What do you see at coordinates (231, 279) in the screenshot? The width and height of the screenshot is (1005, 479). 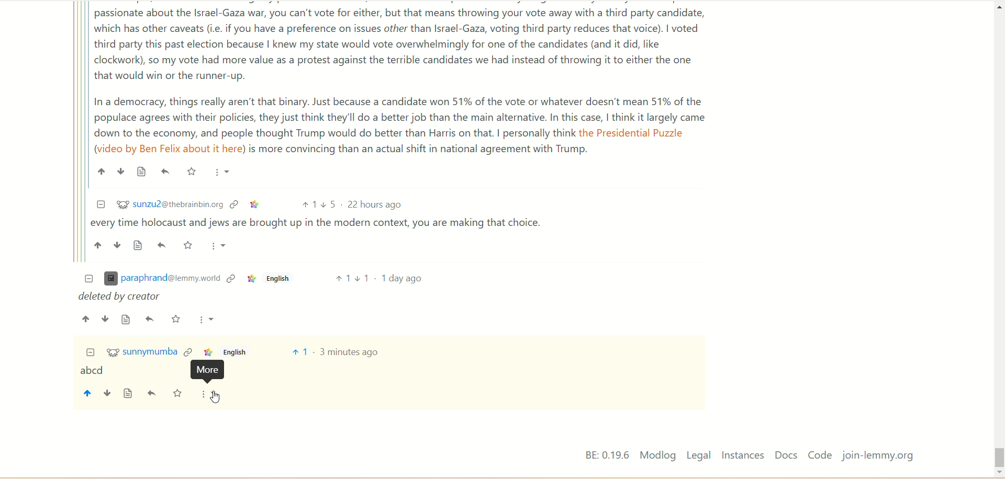 I see `Link` at bounding box center [231, 279].